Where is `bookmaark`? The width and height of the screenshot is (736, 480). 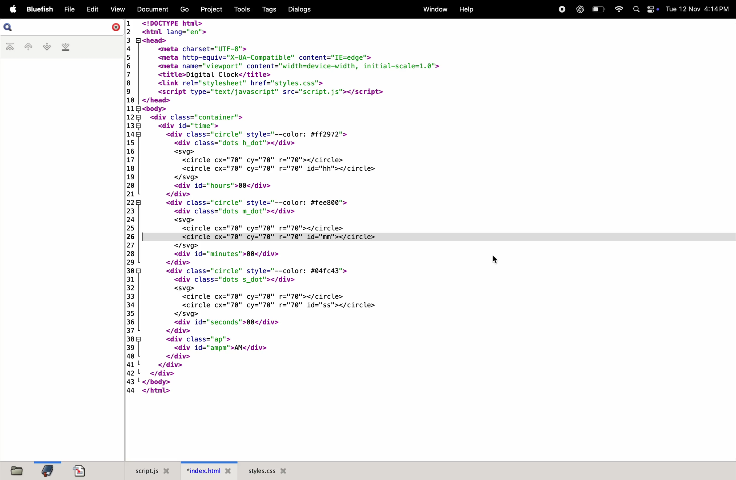 bookmaark is located at coordinates (48, 470).